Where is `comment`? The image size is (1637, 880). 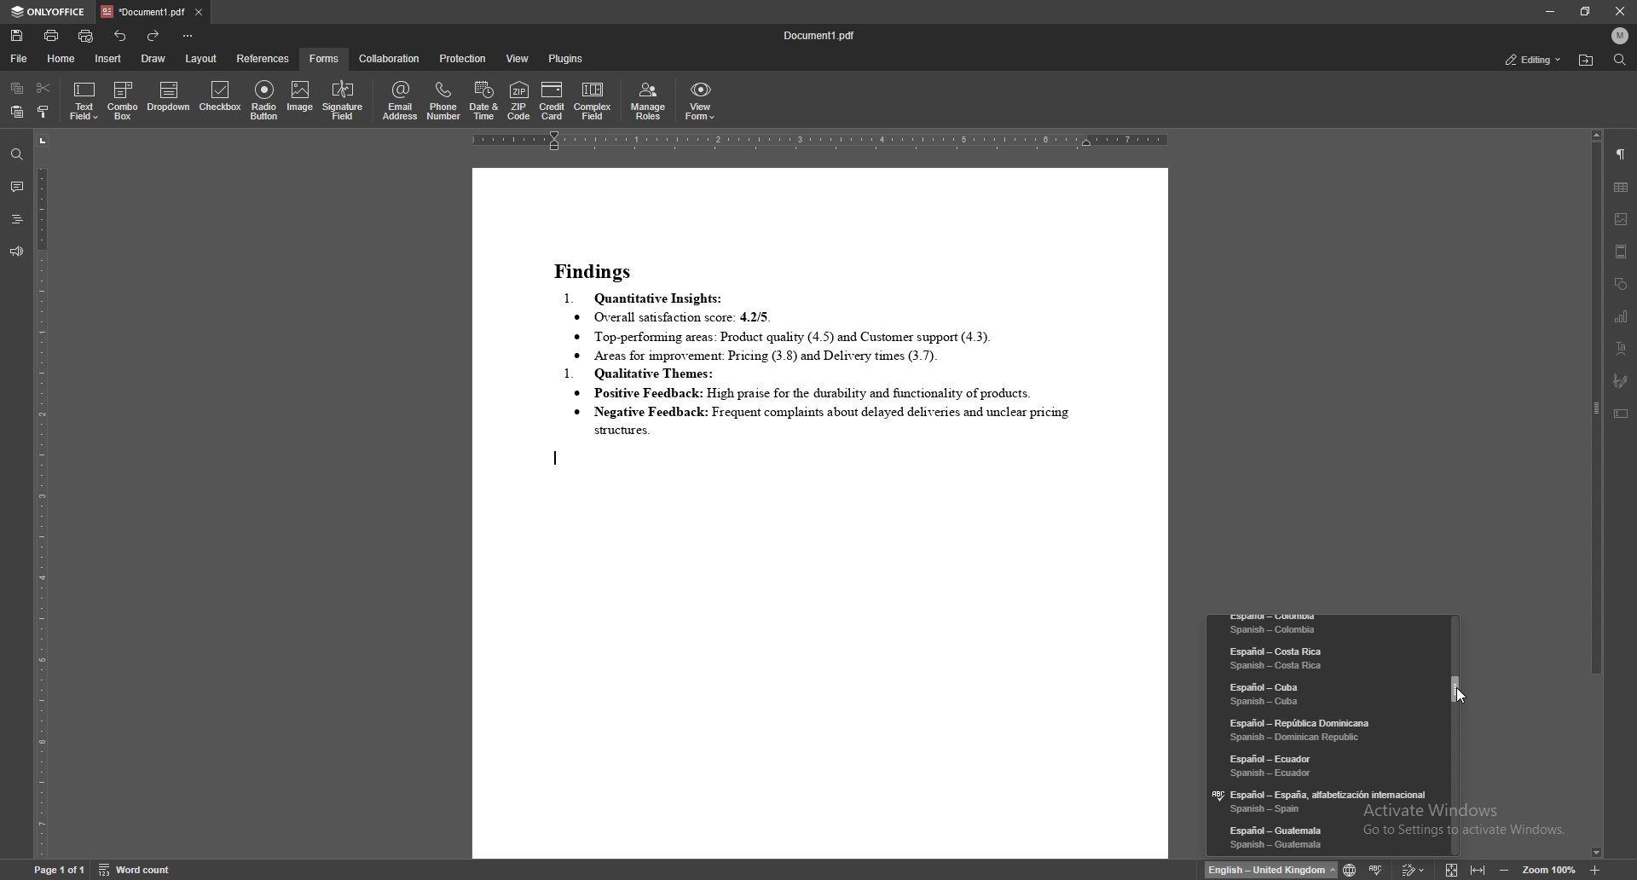
comment is located at coordinates (16, 186).